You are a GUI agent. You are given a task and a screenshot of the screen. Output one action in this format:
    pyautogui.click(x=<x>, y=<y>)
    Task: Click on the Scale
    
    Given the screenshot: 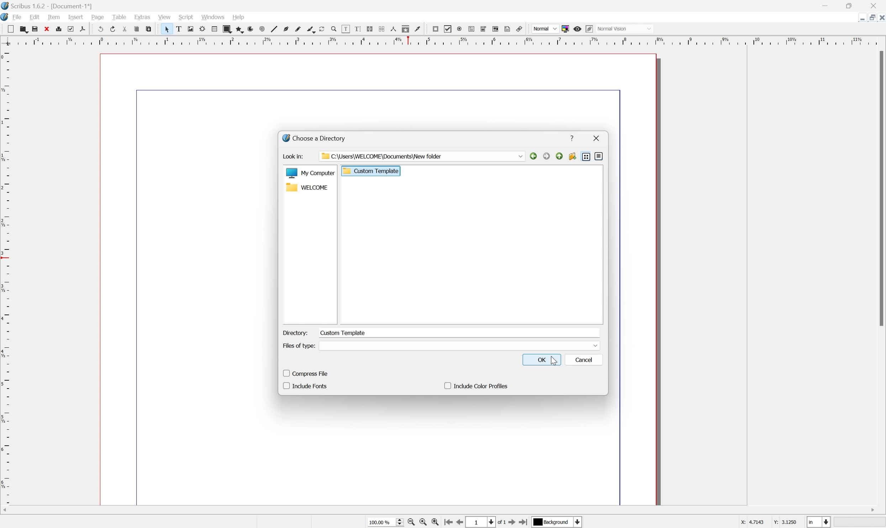 What is the action you would take?
    pyautogui.click(x=6, y=276)
    